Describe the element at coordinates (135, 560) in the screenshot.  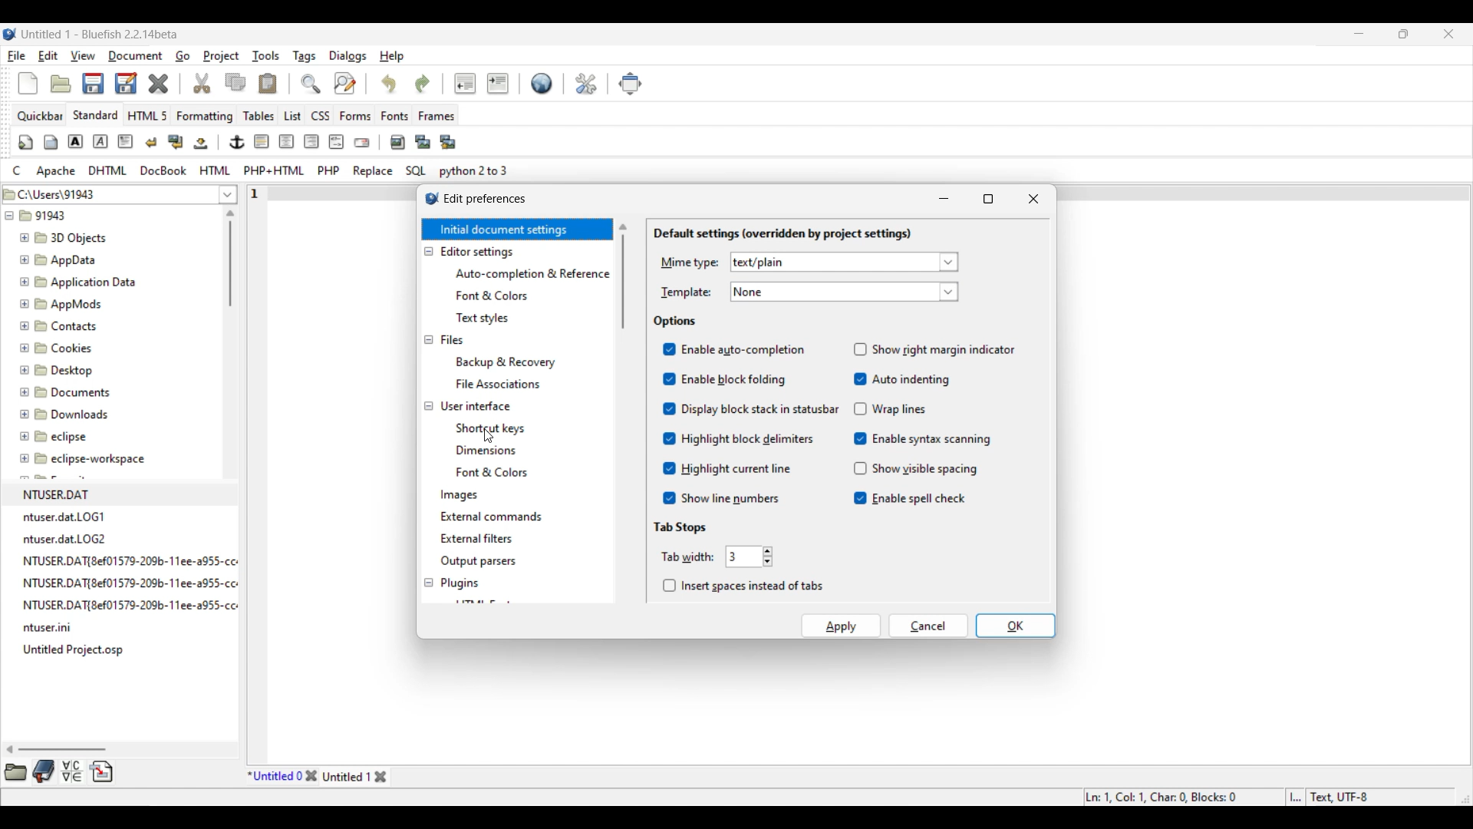
I see `NTUSER.DAT{8f01579-209b-11ee-2955-cc:` at that location.